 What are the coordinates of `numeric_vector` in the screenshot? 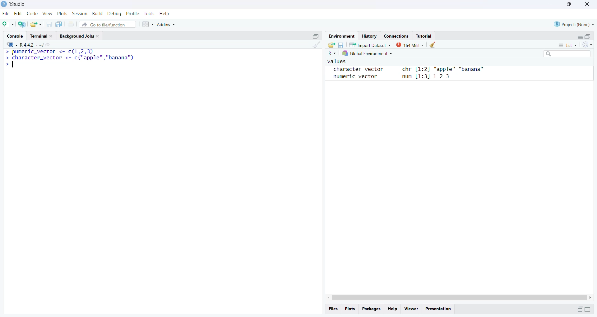 It's located at (351, 77).